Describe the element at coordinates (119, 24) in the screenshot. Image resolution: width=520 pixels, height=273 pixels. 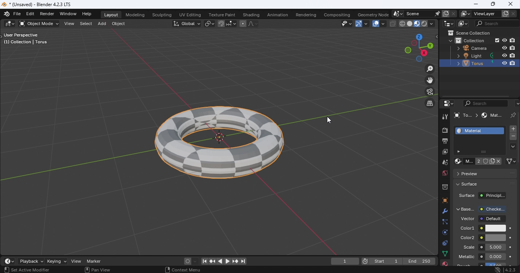
I see `Object` at that location.